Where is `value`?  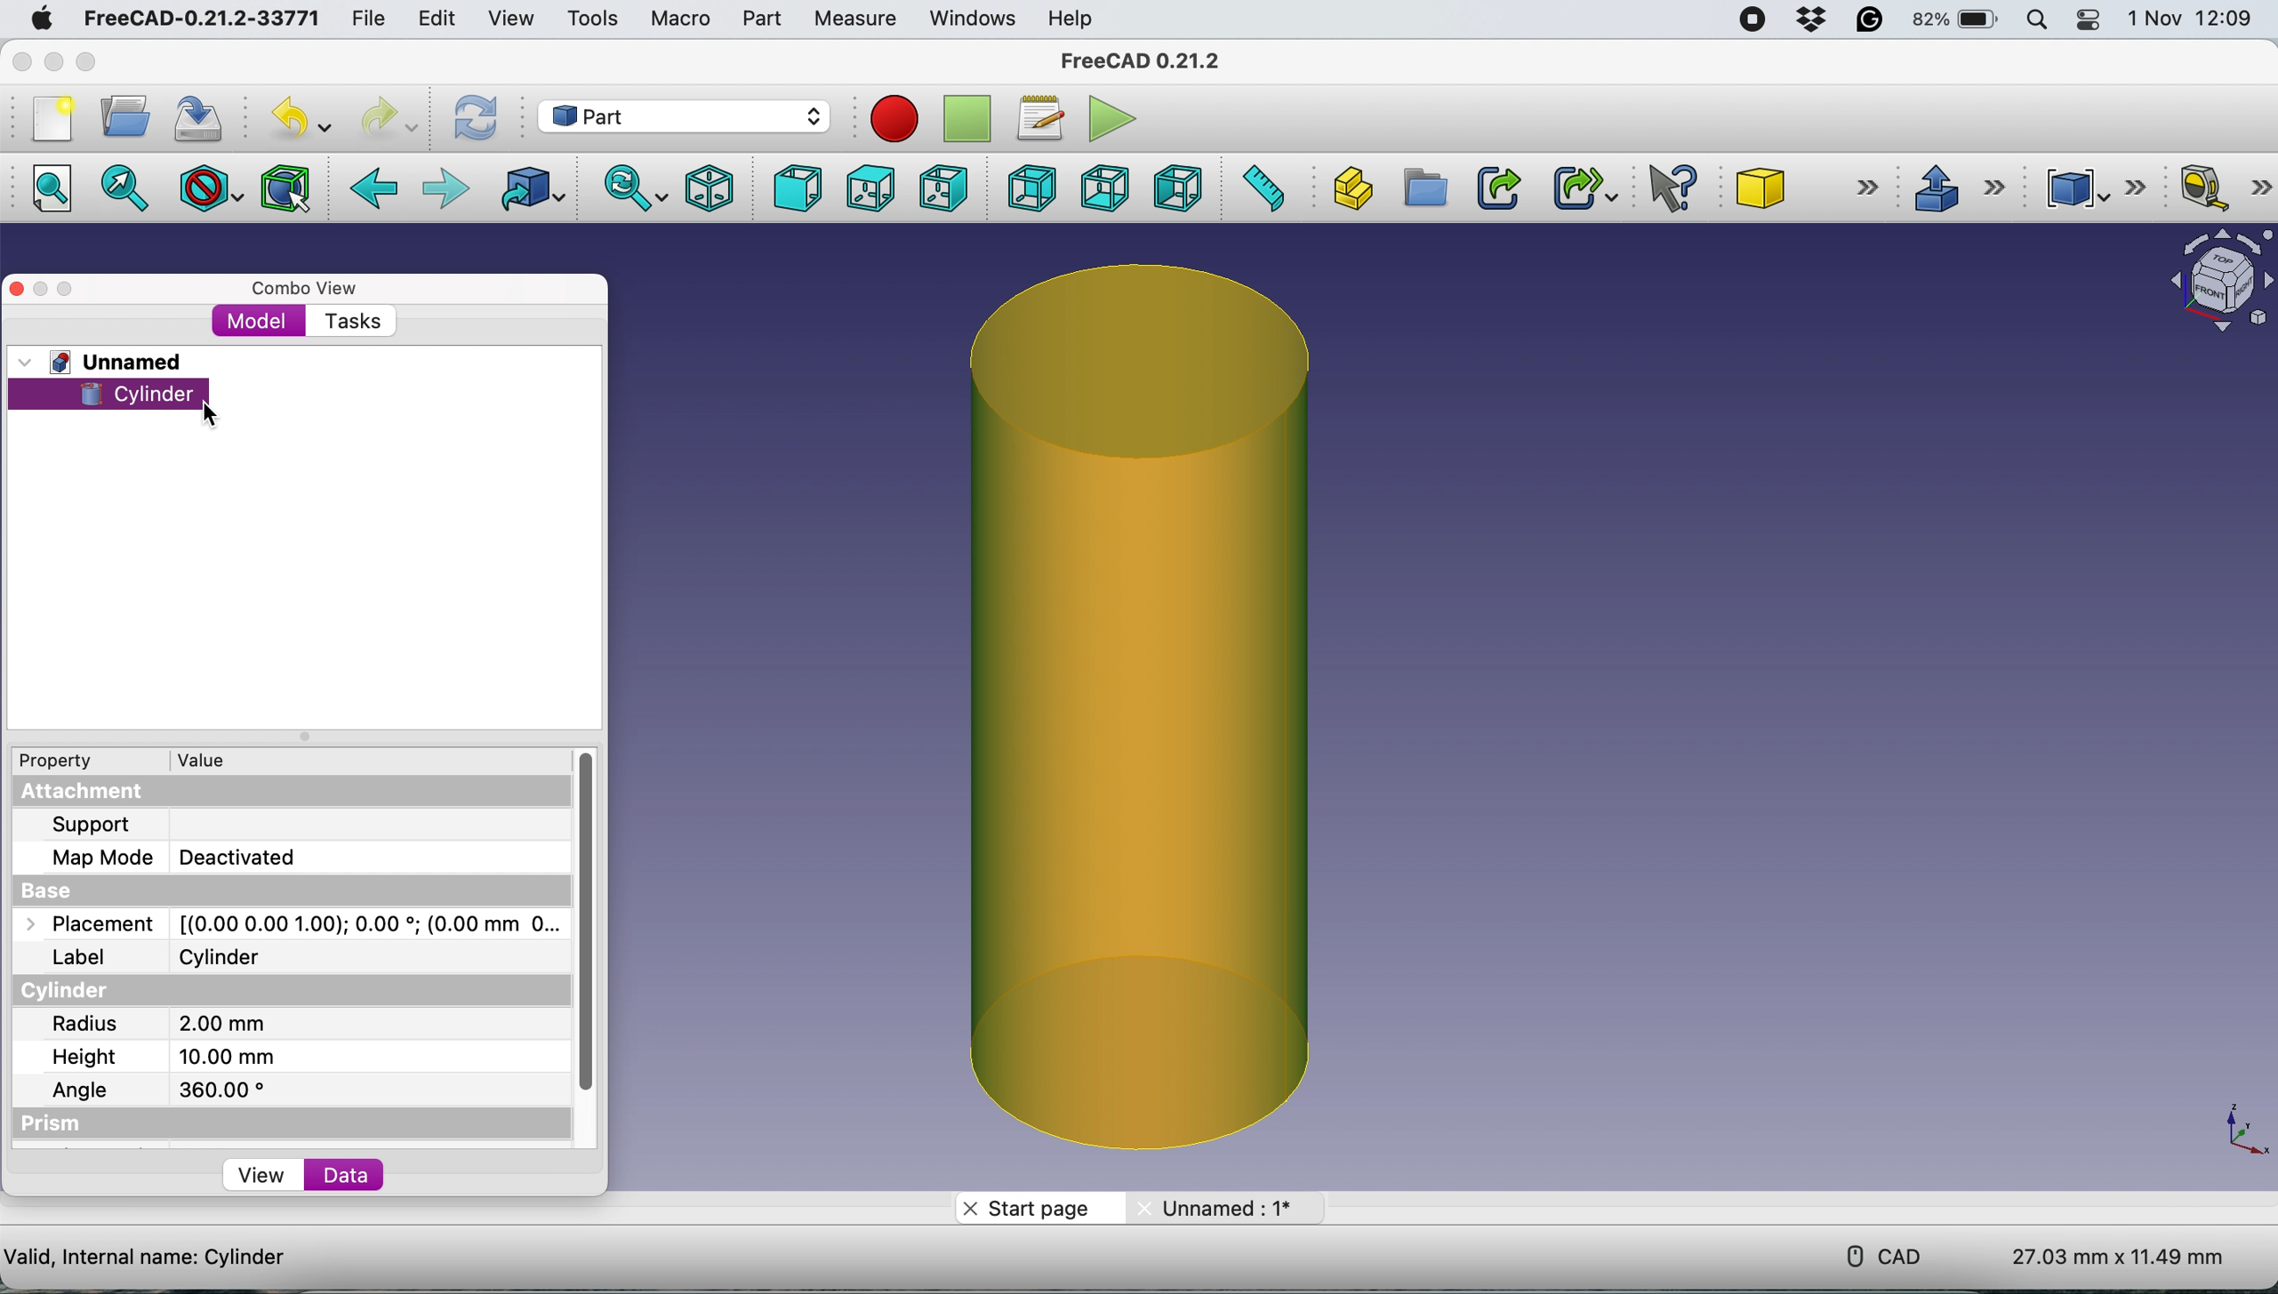 value is located at coordinates (205, 759).